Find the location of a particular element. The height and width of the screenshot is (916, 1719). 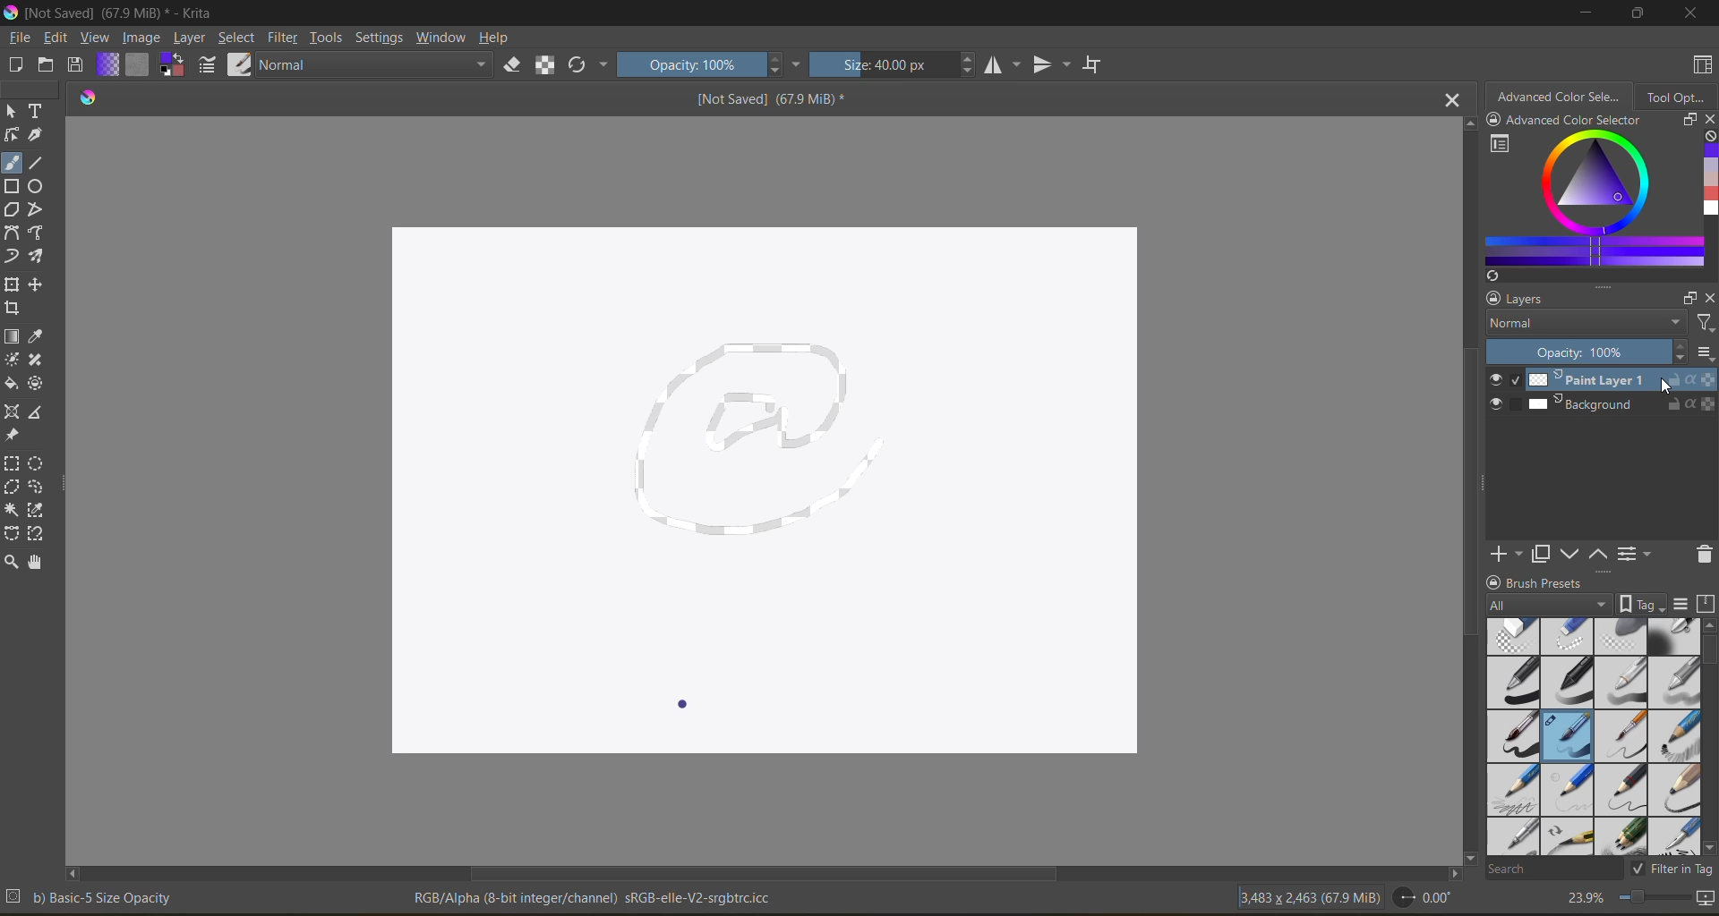

scroll right is located at coordinates (75, 873).